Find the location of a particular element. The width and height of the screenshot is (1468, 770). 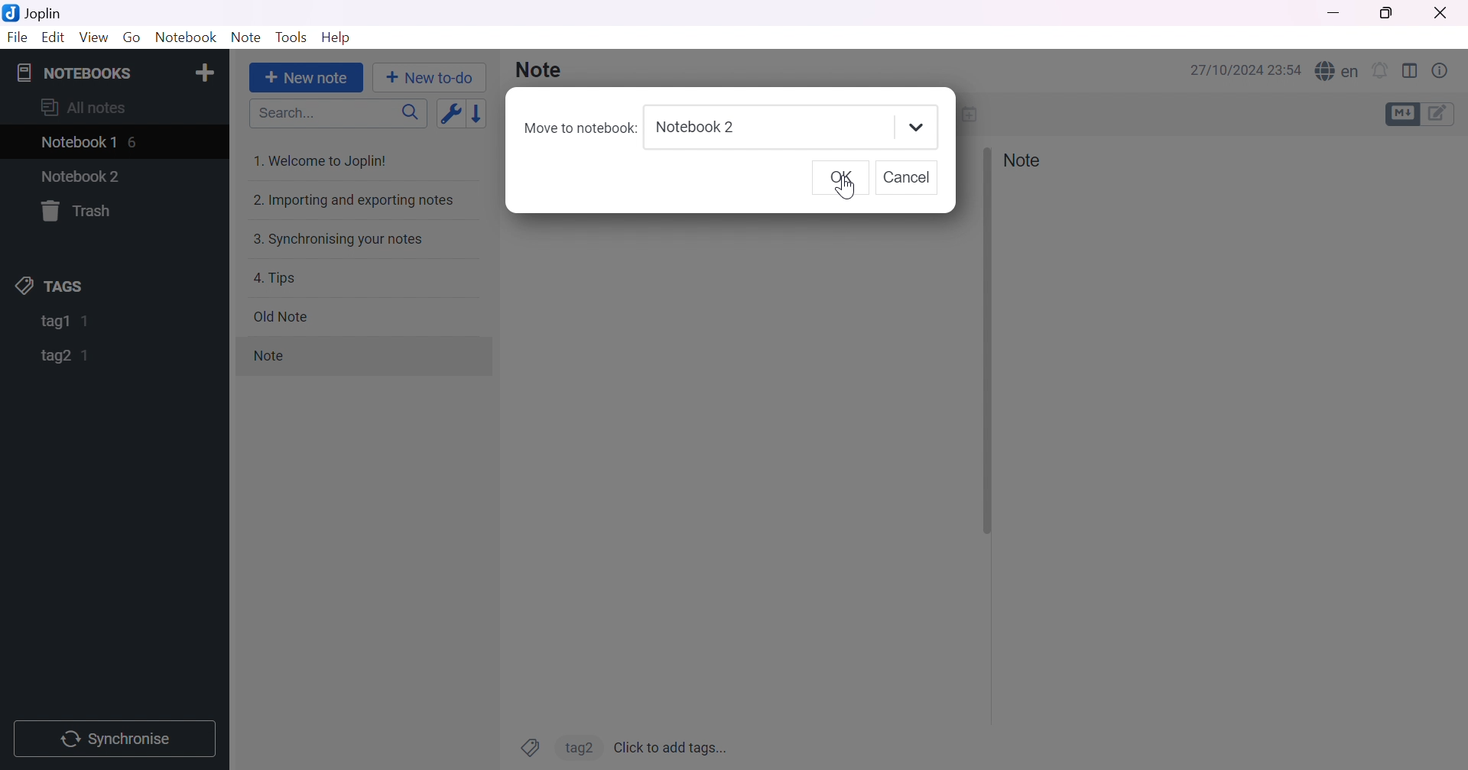

NOTEBOOKS is located at coordinates (72, 71).